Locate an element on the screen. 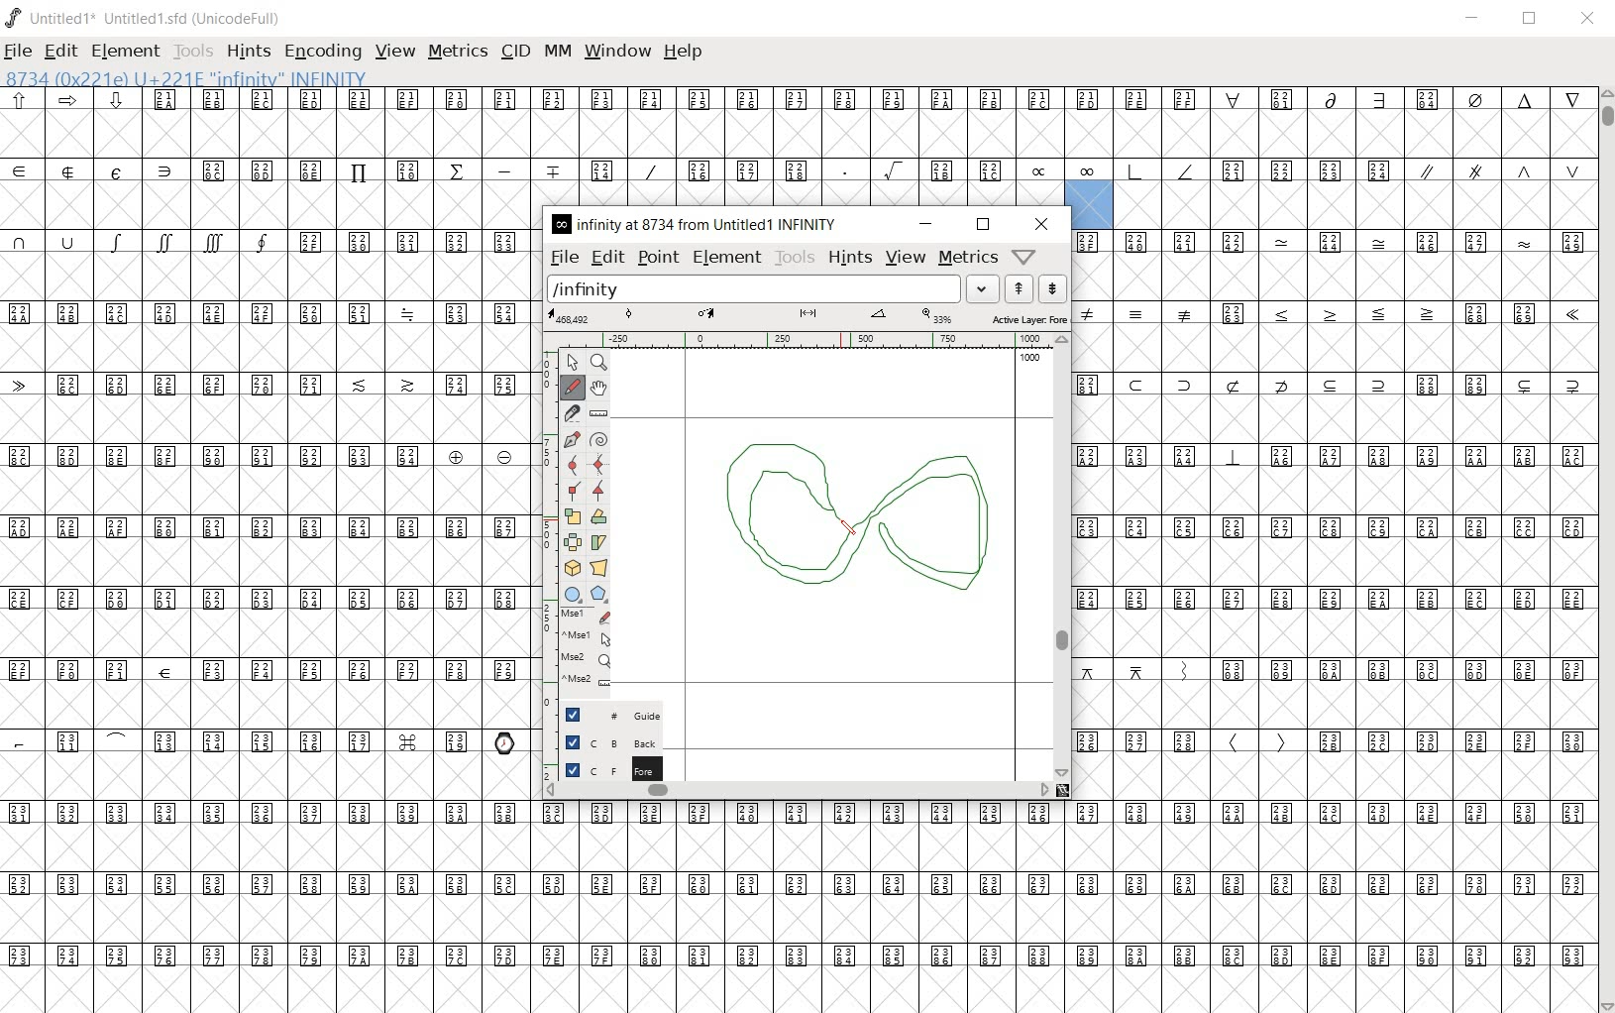  metrics is located at coordinates (967, 258).